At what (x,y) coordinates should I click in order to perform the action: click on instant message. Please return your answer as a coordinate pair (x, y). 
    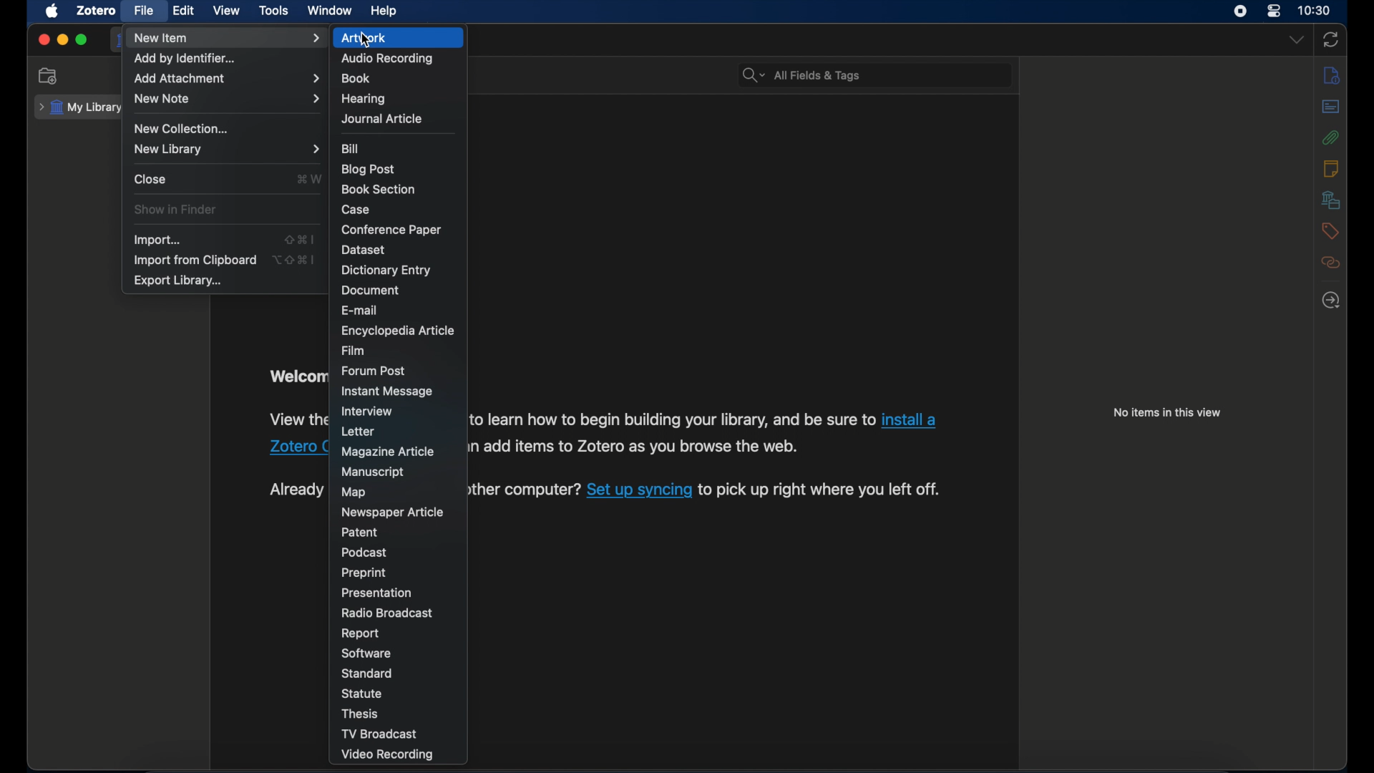
    Looking at the image, I should click on (386, 391).